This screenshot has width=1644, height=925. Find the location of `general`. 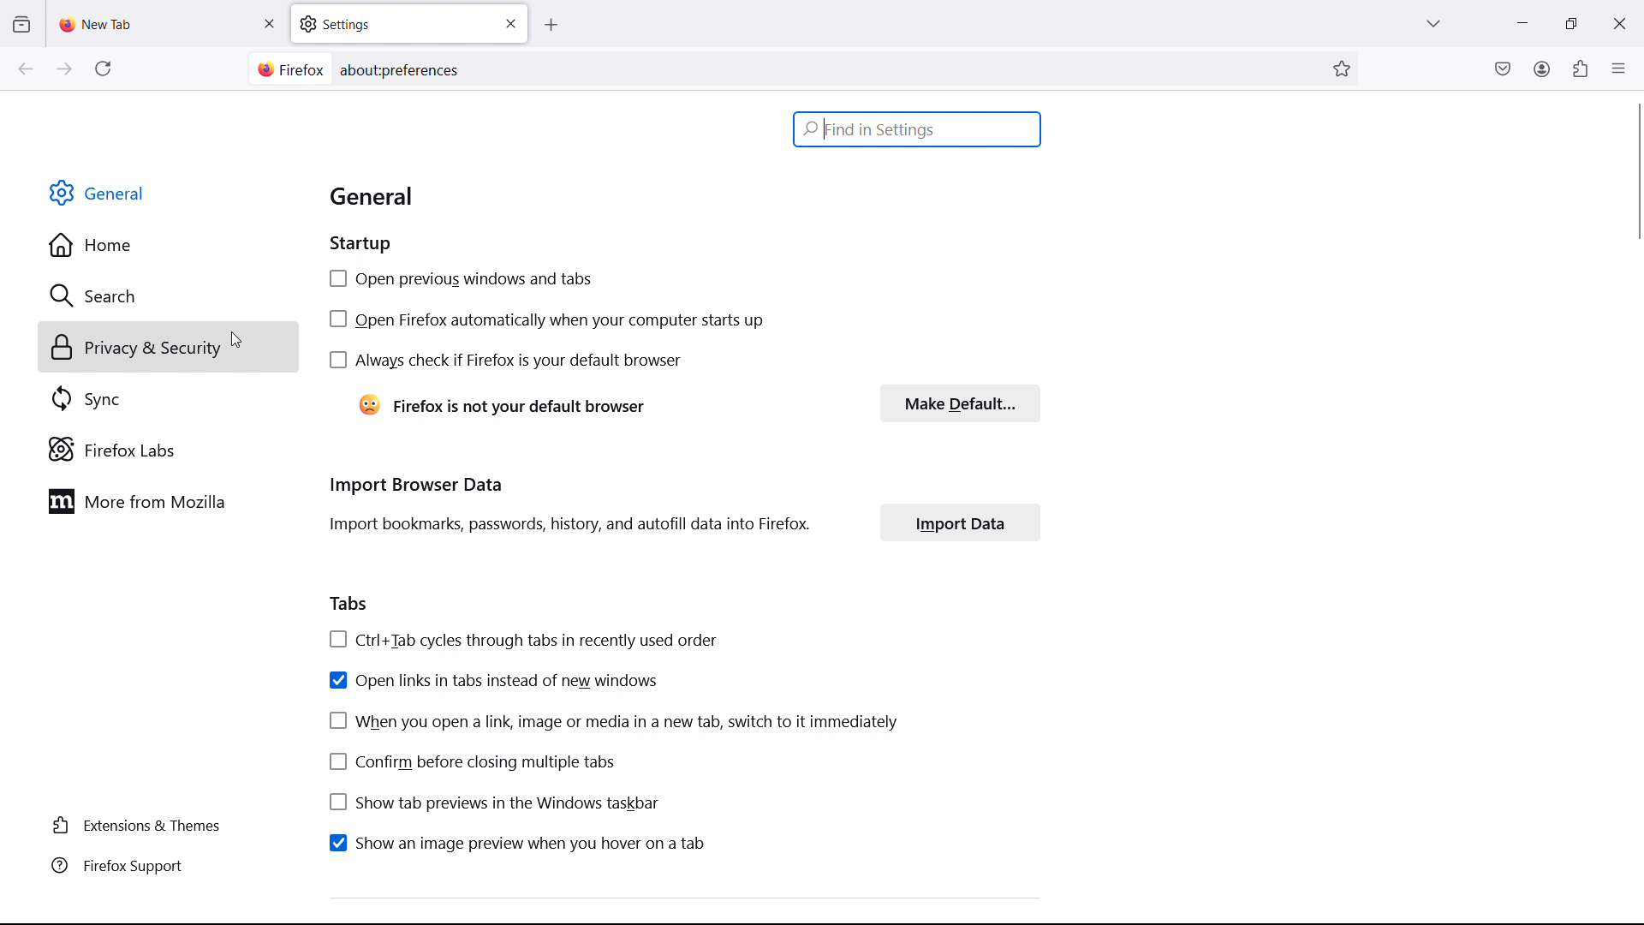

general is located at coordinates (161, 194).